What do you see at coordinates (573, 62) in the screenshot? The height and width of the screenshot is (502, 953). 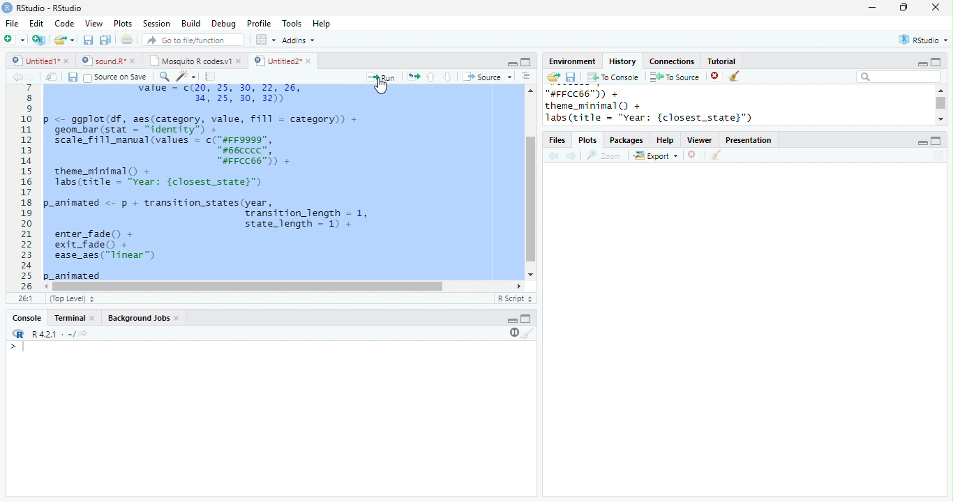 I see `Environment` at bounding box center [573, 62].